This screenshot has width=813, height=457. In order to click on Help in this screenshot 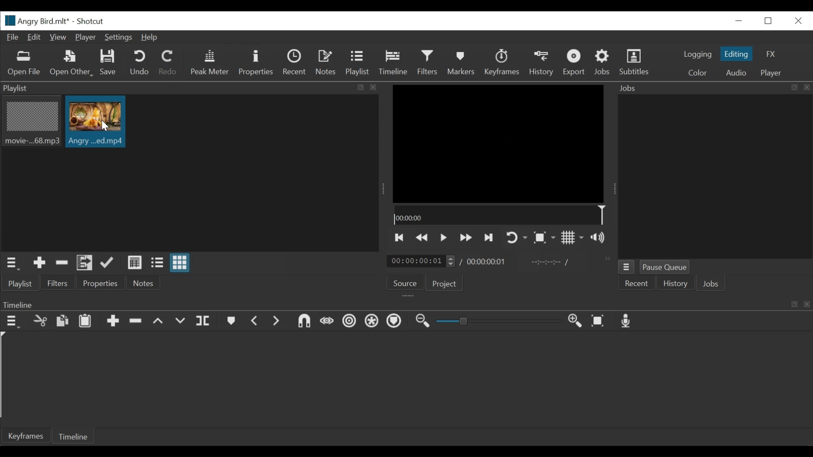, I will do `click(150, 38)`.